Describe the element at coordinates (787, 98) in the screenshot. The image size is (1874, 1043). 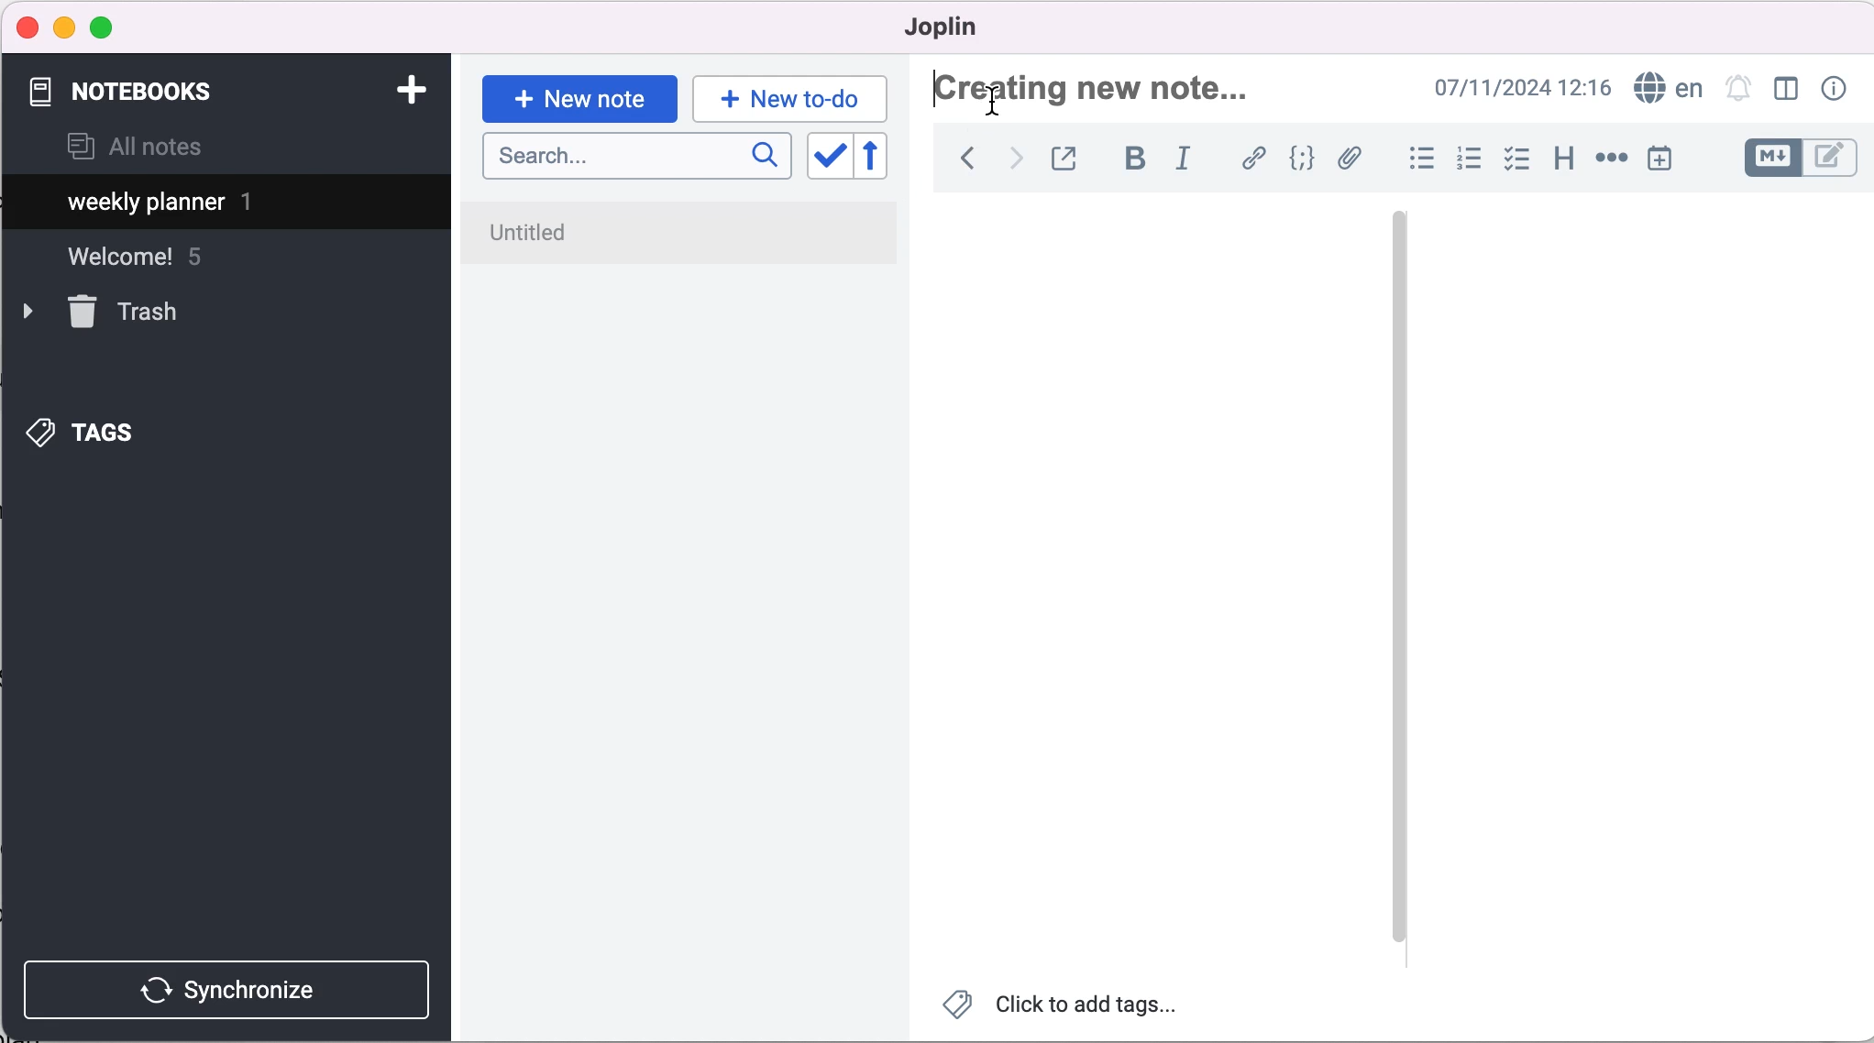
I see `new to-do` at that location.